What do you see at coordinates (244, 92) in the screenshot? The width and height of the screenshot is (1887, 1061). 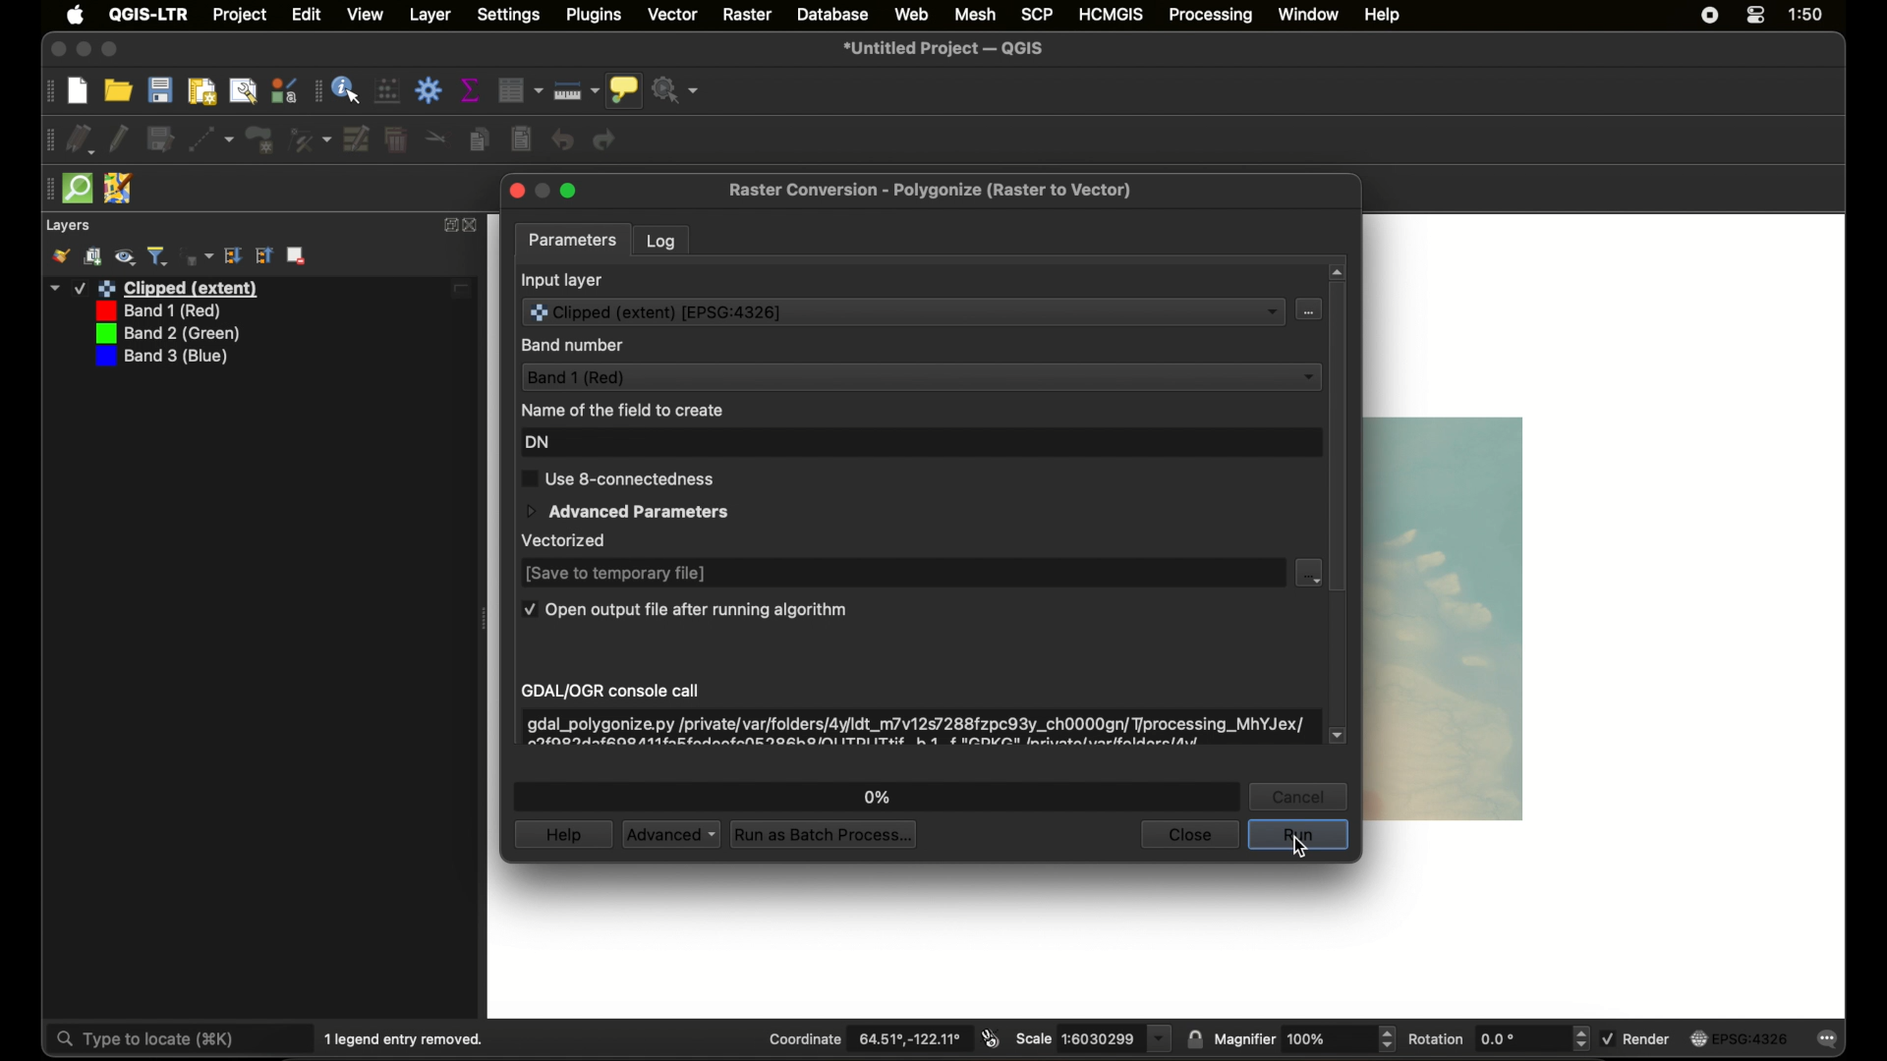 I see `show layout manager` at bounding box center [244, 92].